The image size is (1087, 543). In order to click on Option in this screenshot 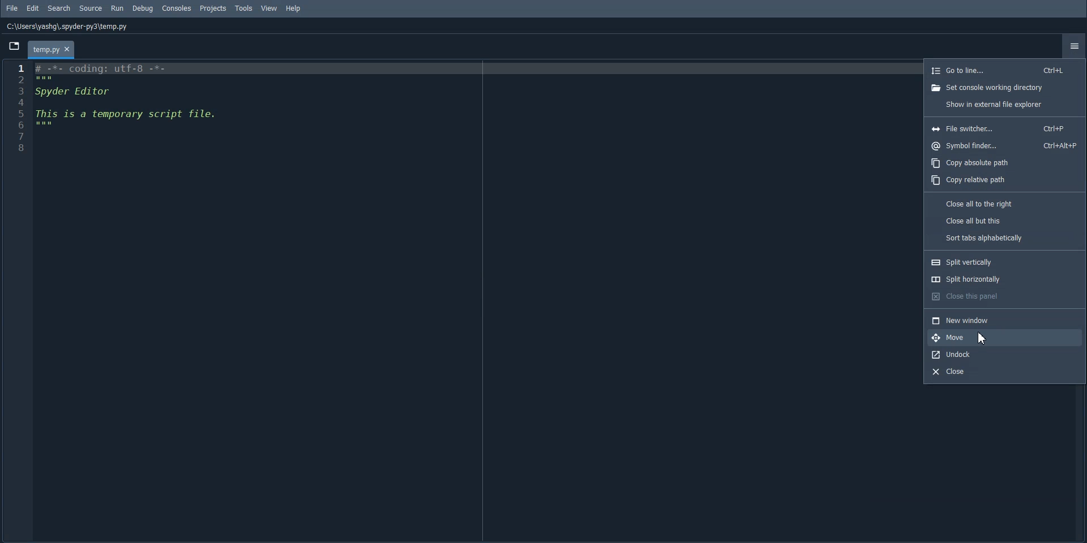, I will do `click(1074, 46)`.